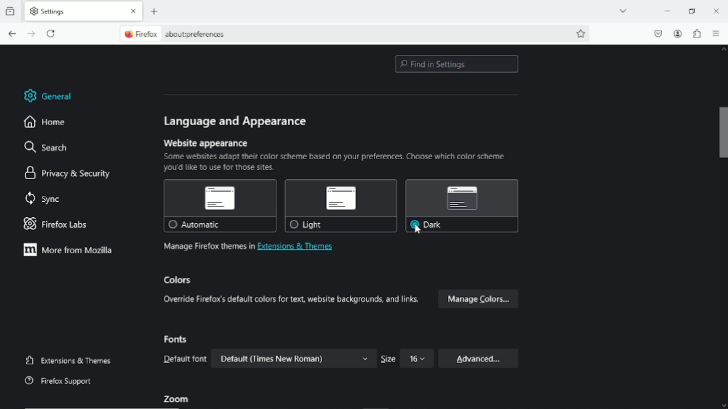 The width and height of the screenshot is (728, 409). I want to click on minimize, so click(666, 11).